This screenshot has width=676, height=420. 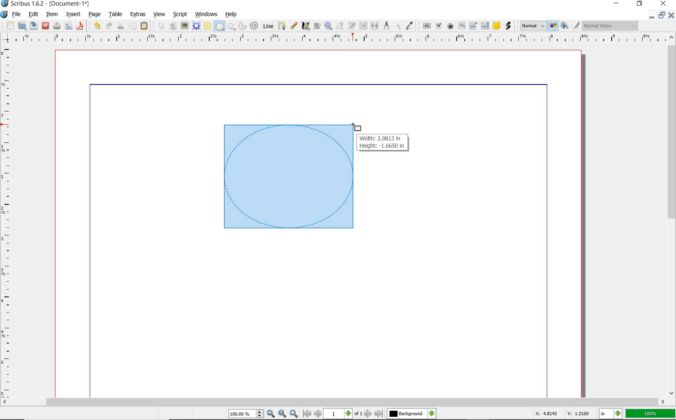 I want to click on SELECT THE IMAGE PREVIEW QUALITY, so click(x=533, y=26).